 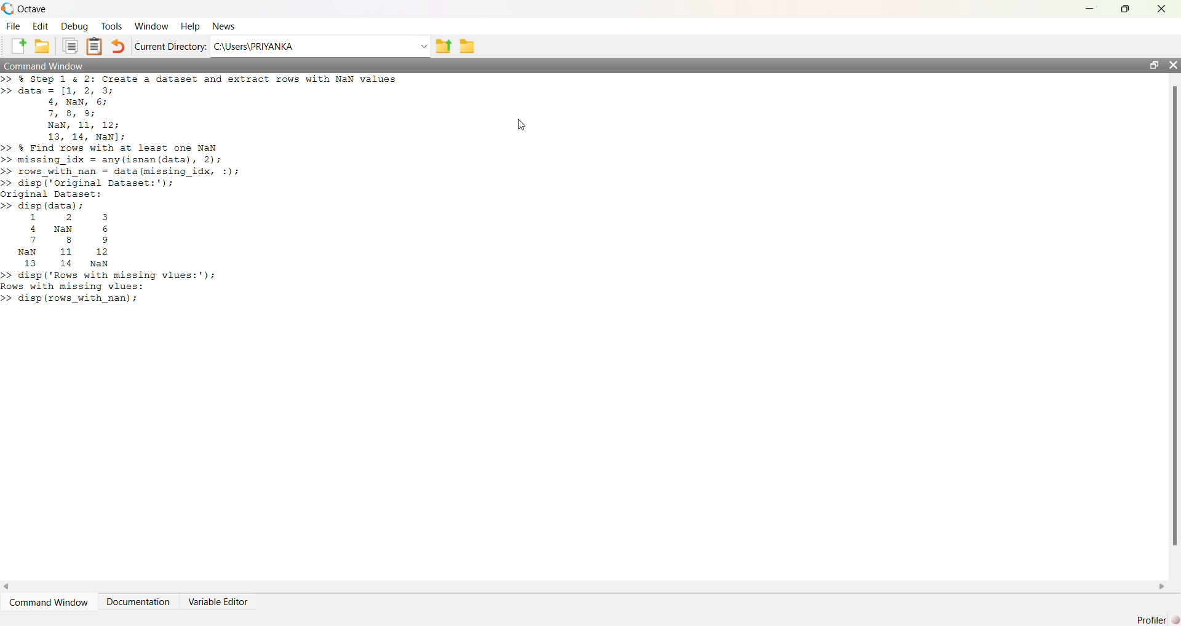 What do you see at coordinates (117, 46) in the screenshot?
I see `Undo` at bounding box center [117, 46].